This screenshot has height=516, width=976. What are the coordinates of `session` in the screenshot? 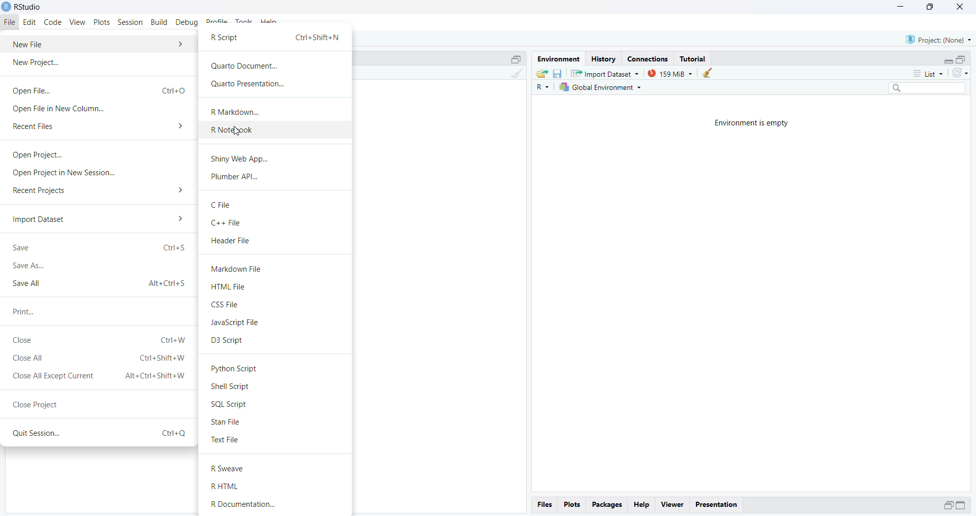 It's located at (131, 23).